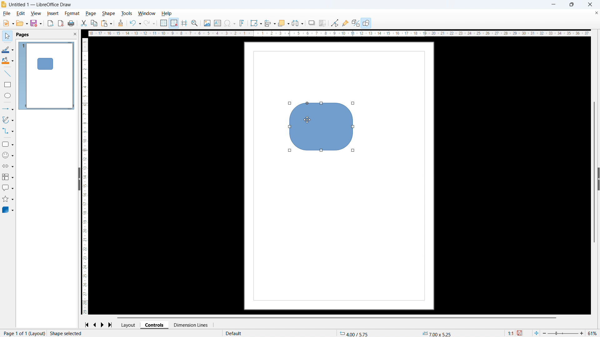 Image resolution: width=600 pixels, height=337 pixels. I want to click on Fit to page , so click(537, 333).